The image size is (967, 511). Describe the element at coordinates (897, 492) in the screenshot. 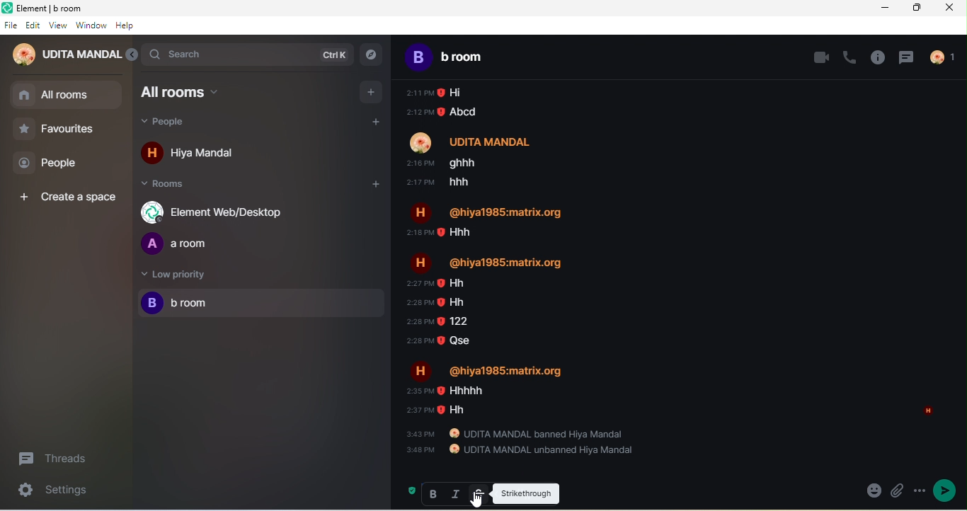

I see `emoji` at that location.